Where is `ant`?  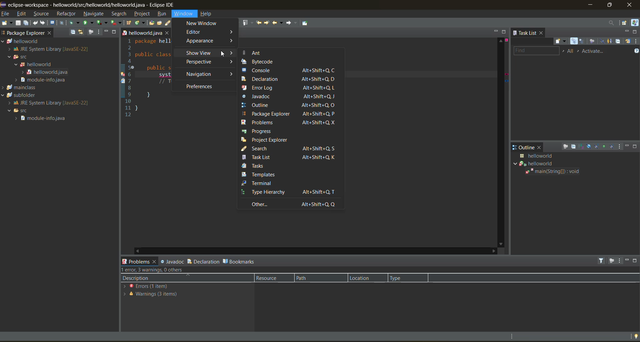
ant is located at coordinates (258, 53).